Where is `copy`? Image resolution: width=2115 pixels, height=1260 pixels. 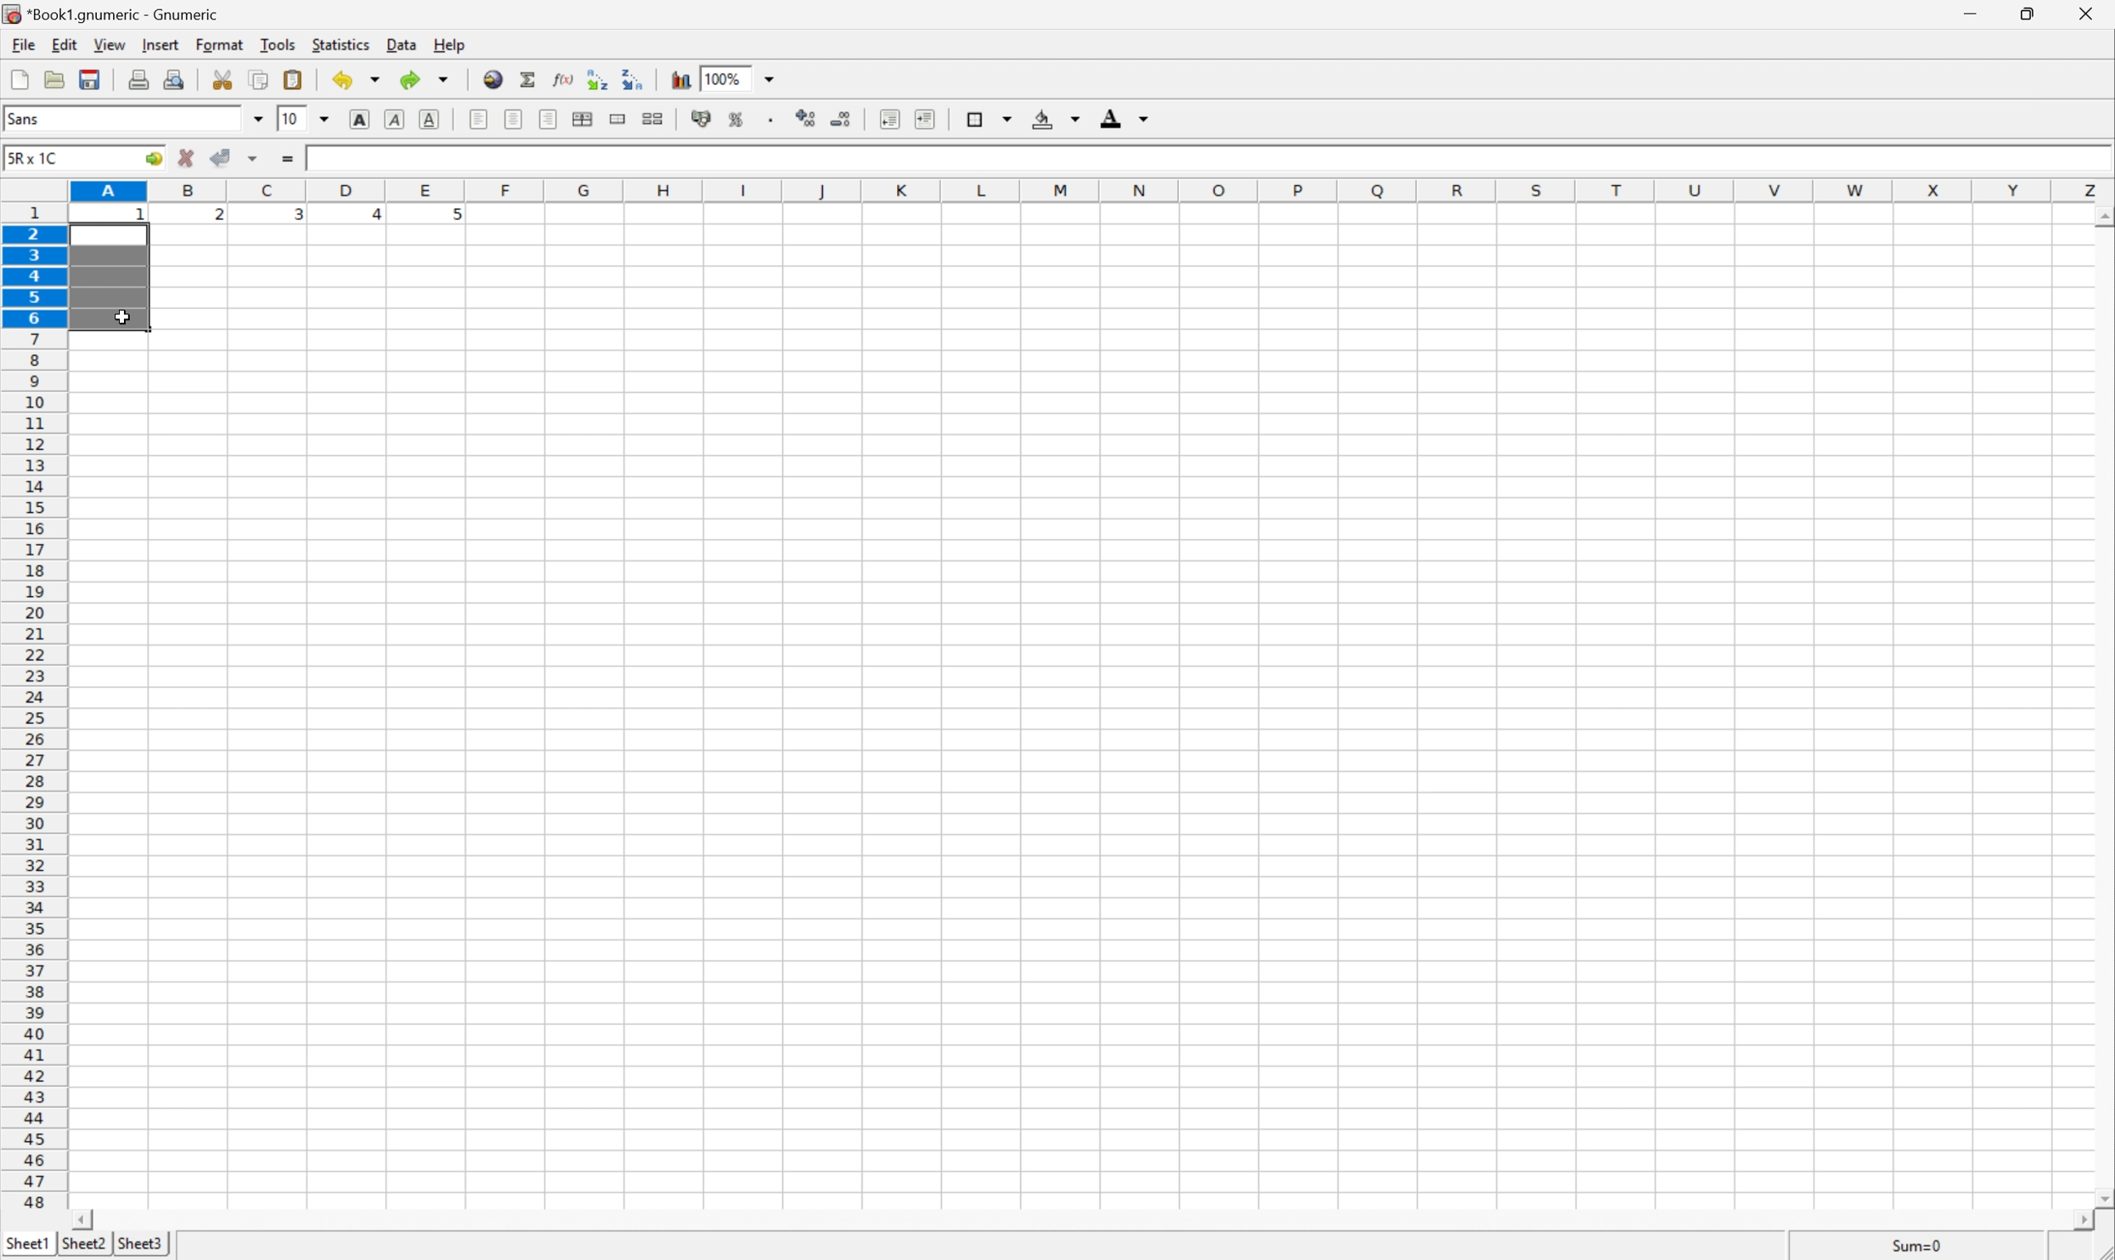 copy is located at coordinates (261, 77).